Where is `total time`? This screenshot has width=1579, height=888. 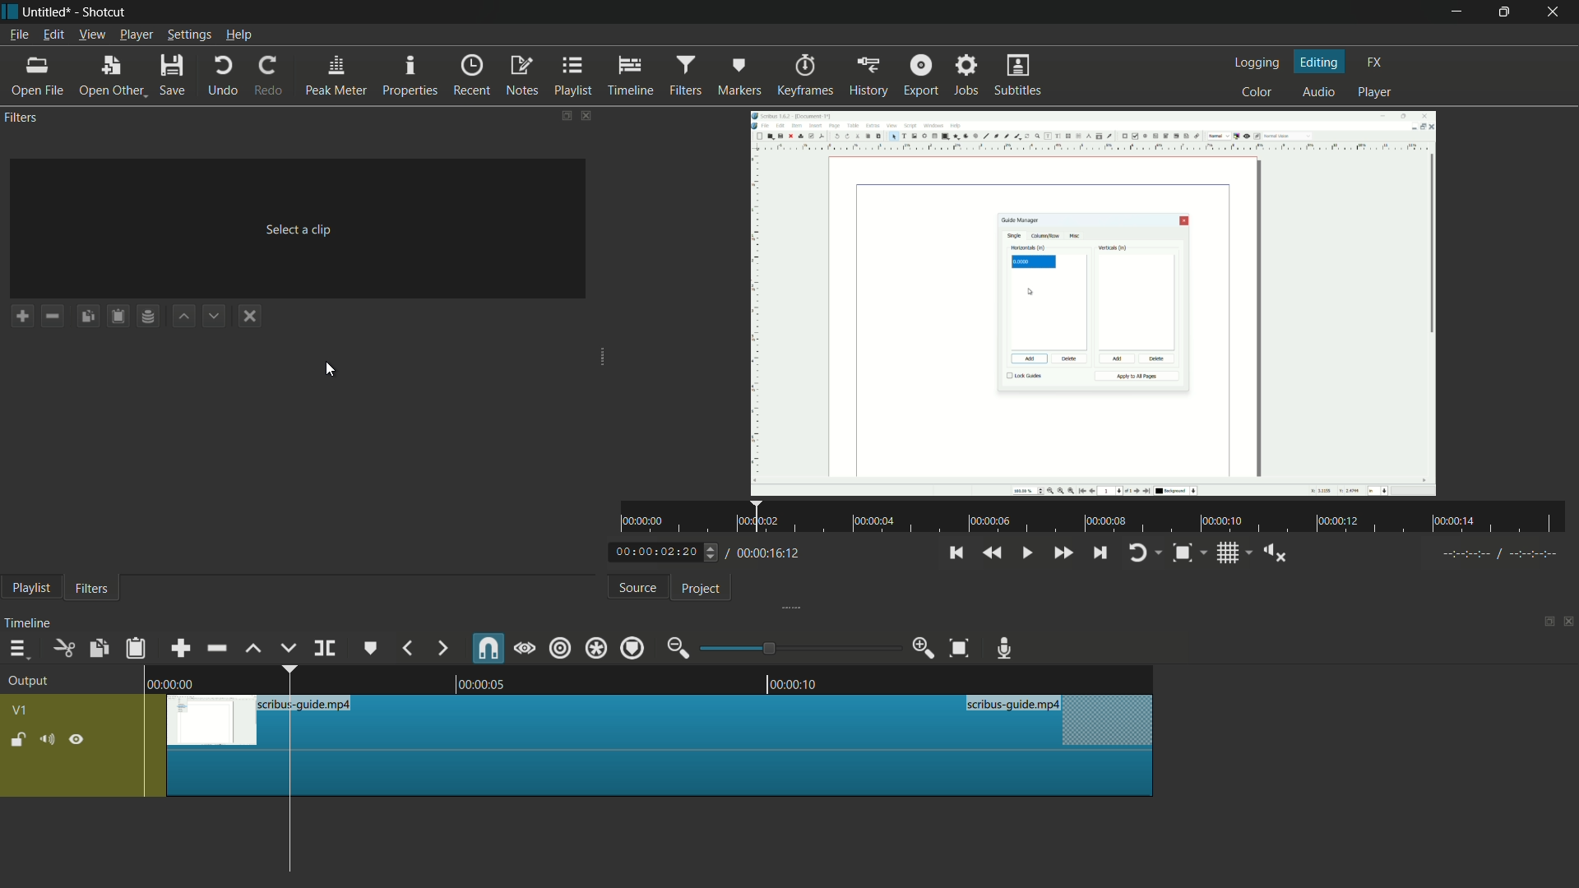 total time is located at coordinates (764, 553).